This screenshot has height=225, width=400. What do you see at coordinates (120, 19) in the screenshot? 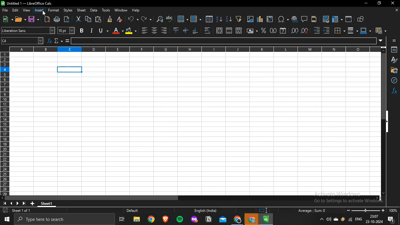
I see `clear direct formatting` at bounding box center [120, 19].